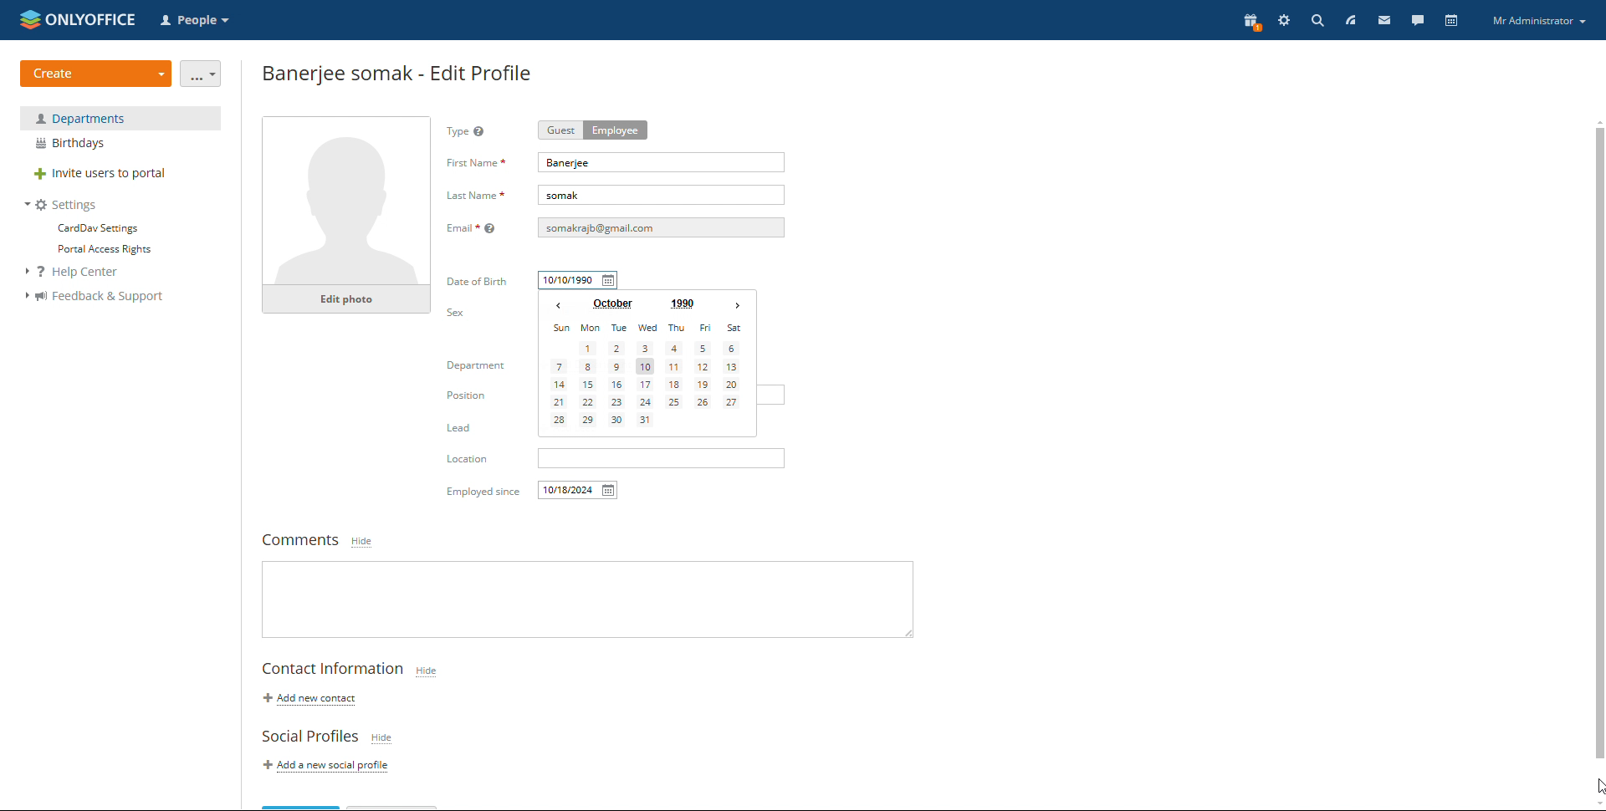 This screenshot has width=1606, height=811. What do you see at coordinates (346, 299) in the screenshot?
I see `edit photo` at bounding box center [346, 299].